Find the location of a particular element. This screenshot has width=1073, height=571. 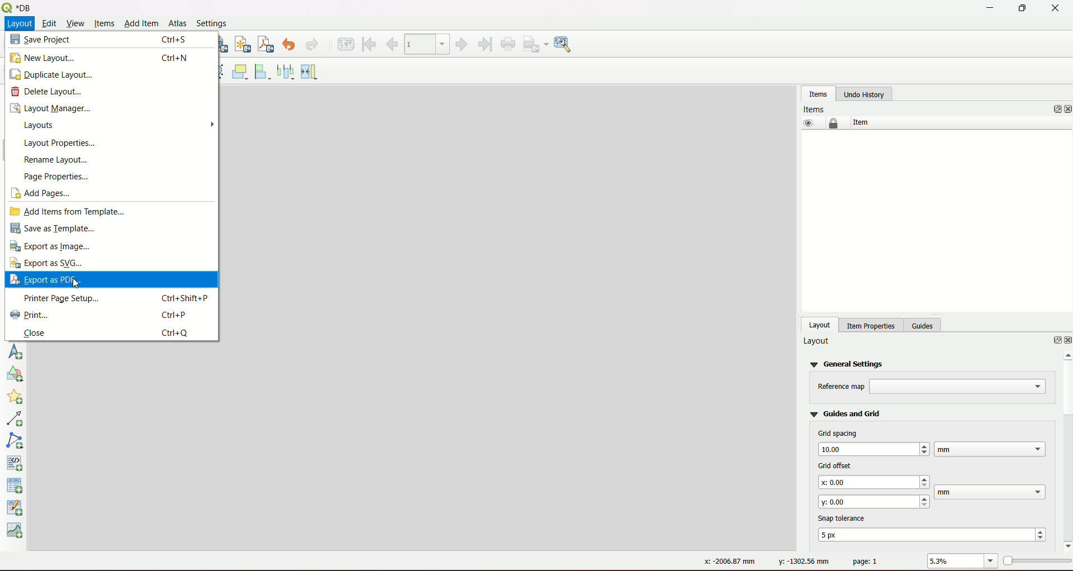

close is located at coordinates (1066, 110).